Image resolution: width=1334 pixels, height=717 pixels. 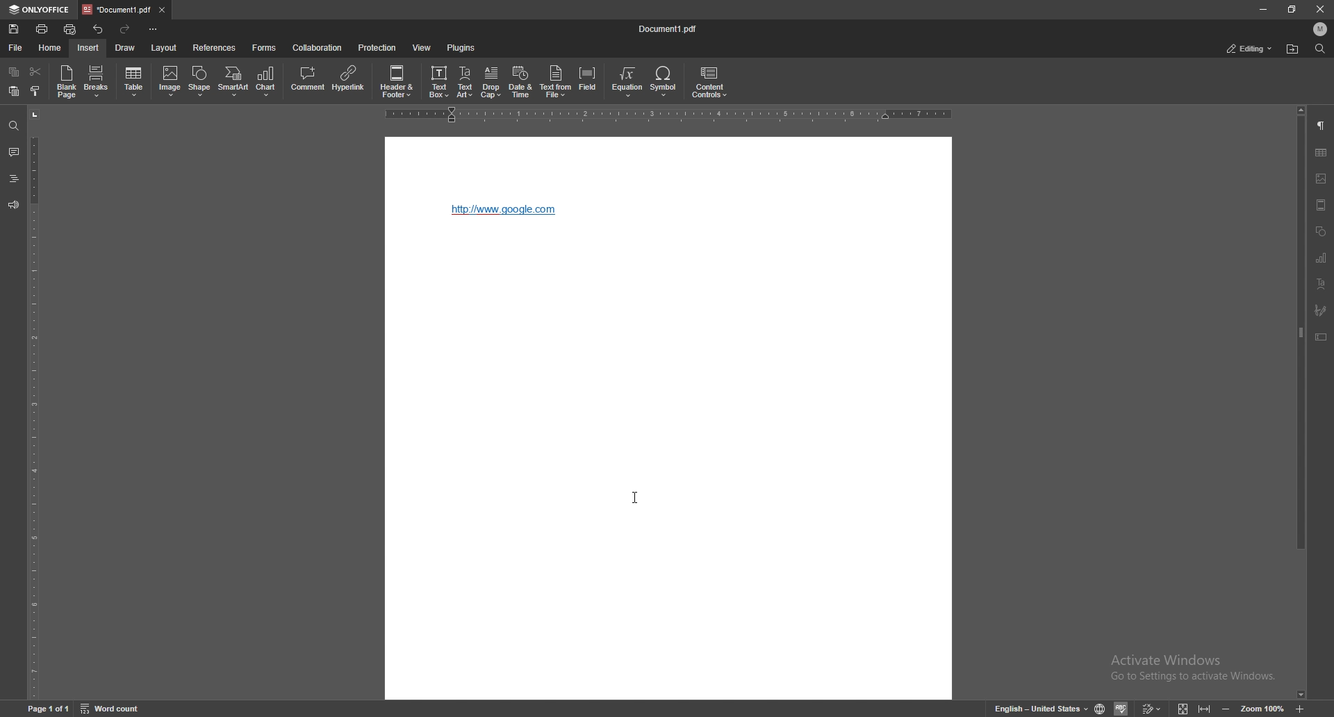 I want to click on word count, so click(x=111, y=707).